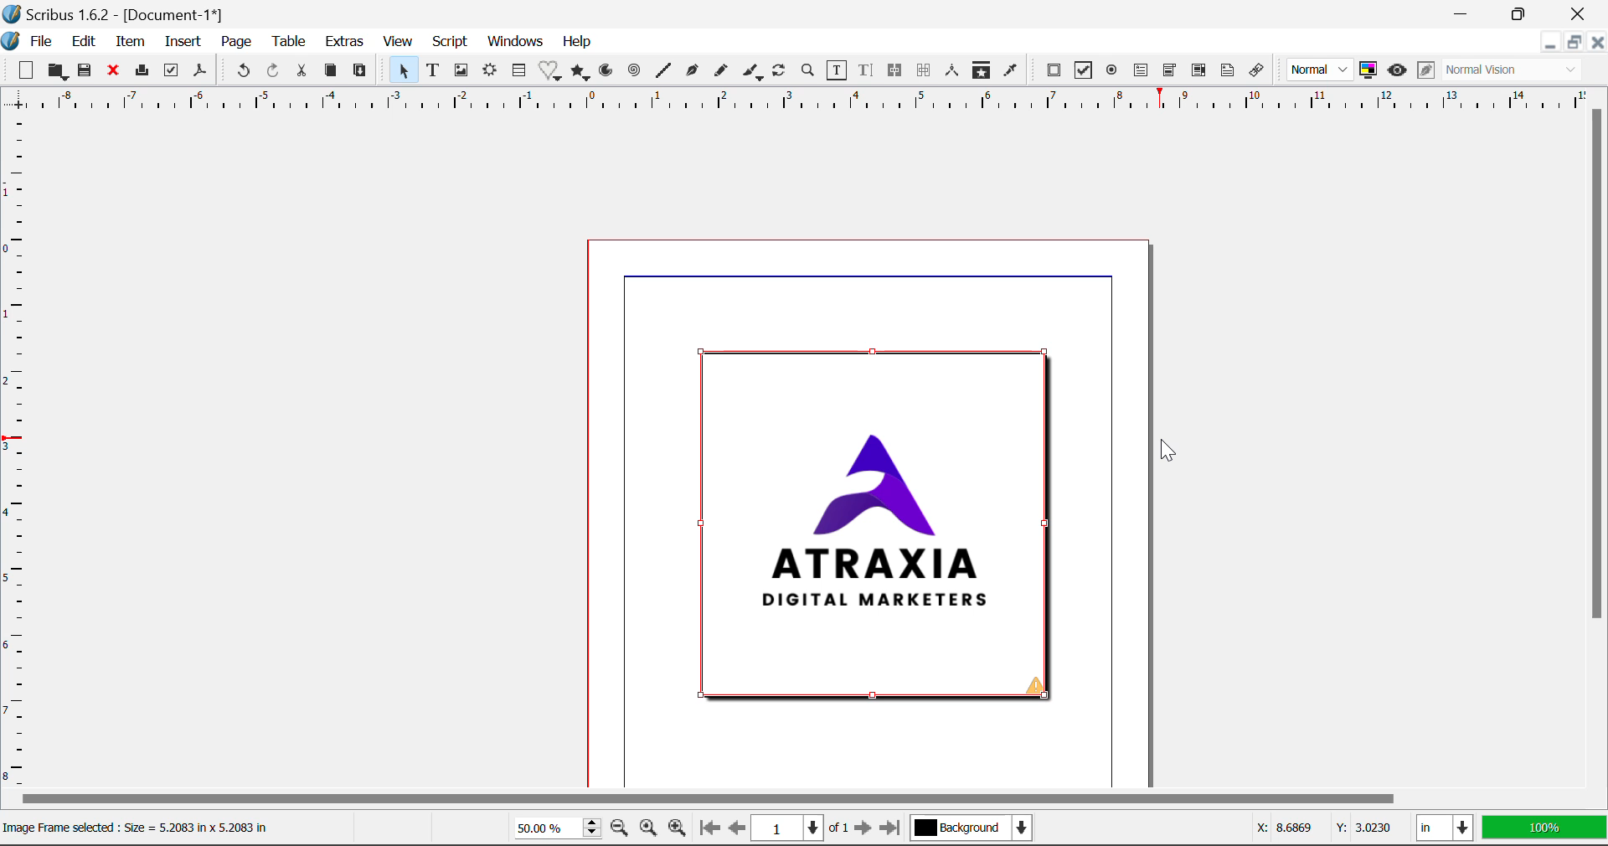 The width and height of the screenshot is (1608, 846). I want to click on Link Text Frames, so click(895, 72).